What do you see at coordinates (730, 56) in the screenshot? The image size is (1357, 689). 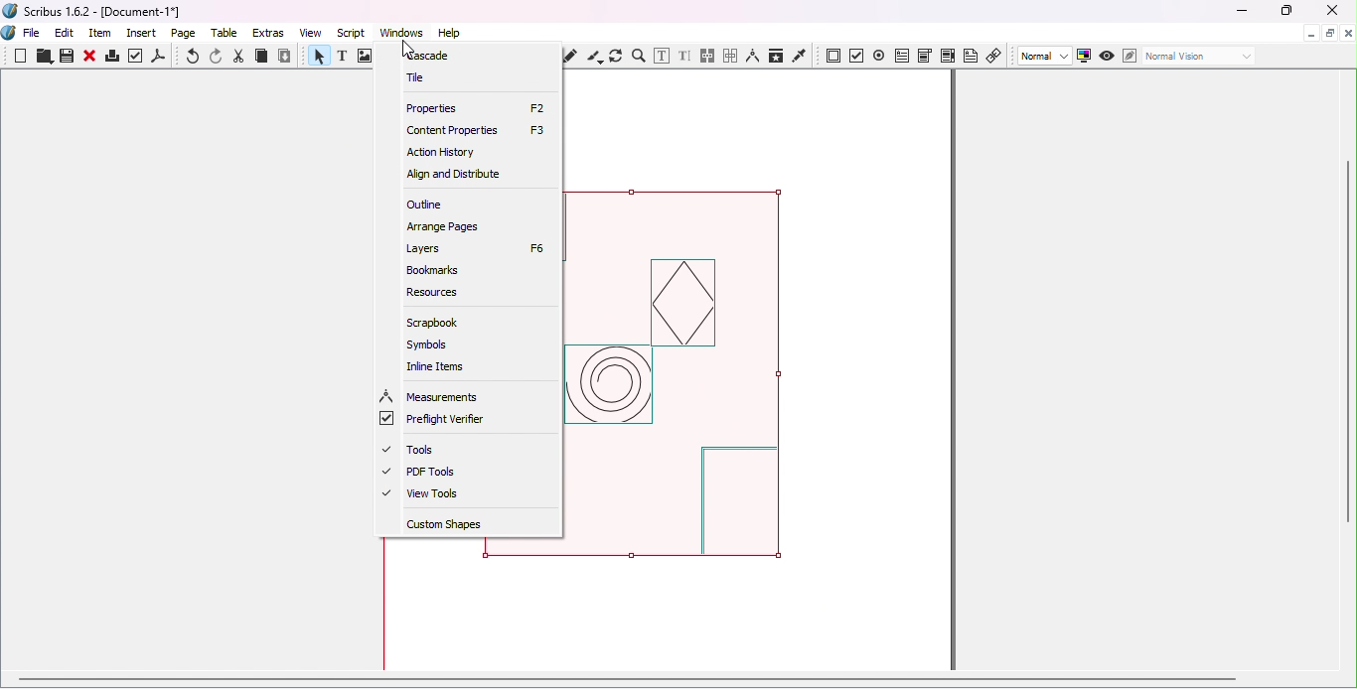 I see `Unlink text frames` at bounding box center [730, 56].